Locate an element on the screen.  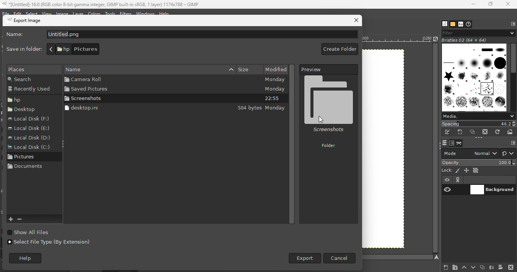
Merge all visible layers with the last used values is located at coordinates (491, 267).